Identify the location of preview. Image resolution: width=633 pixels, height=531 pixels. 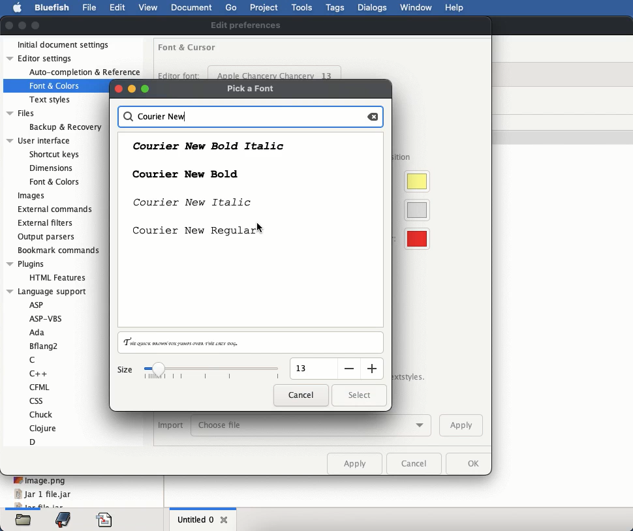
(187, 344).